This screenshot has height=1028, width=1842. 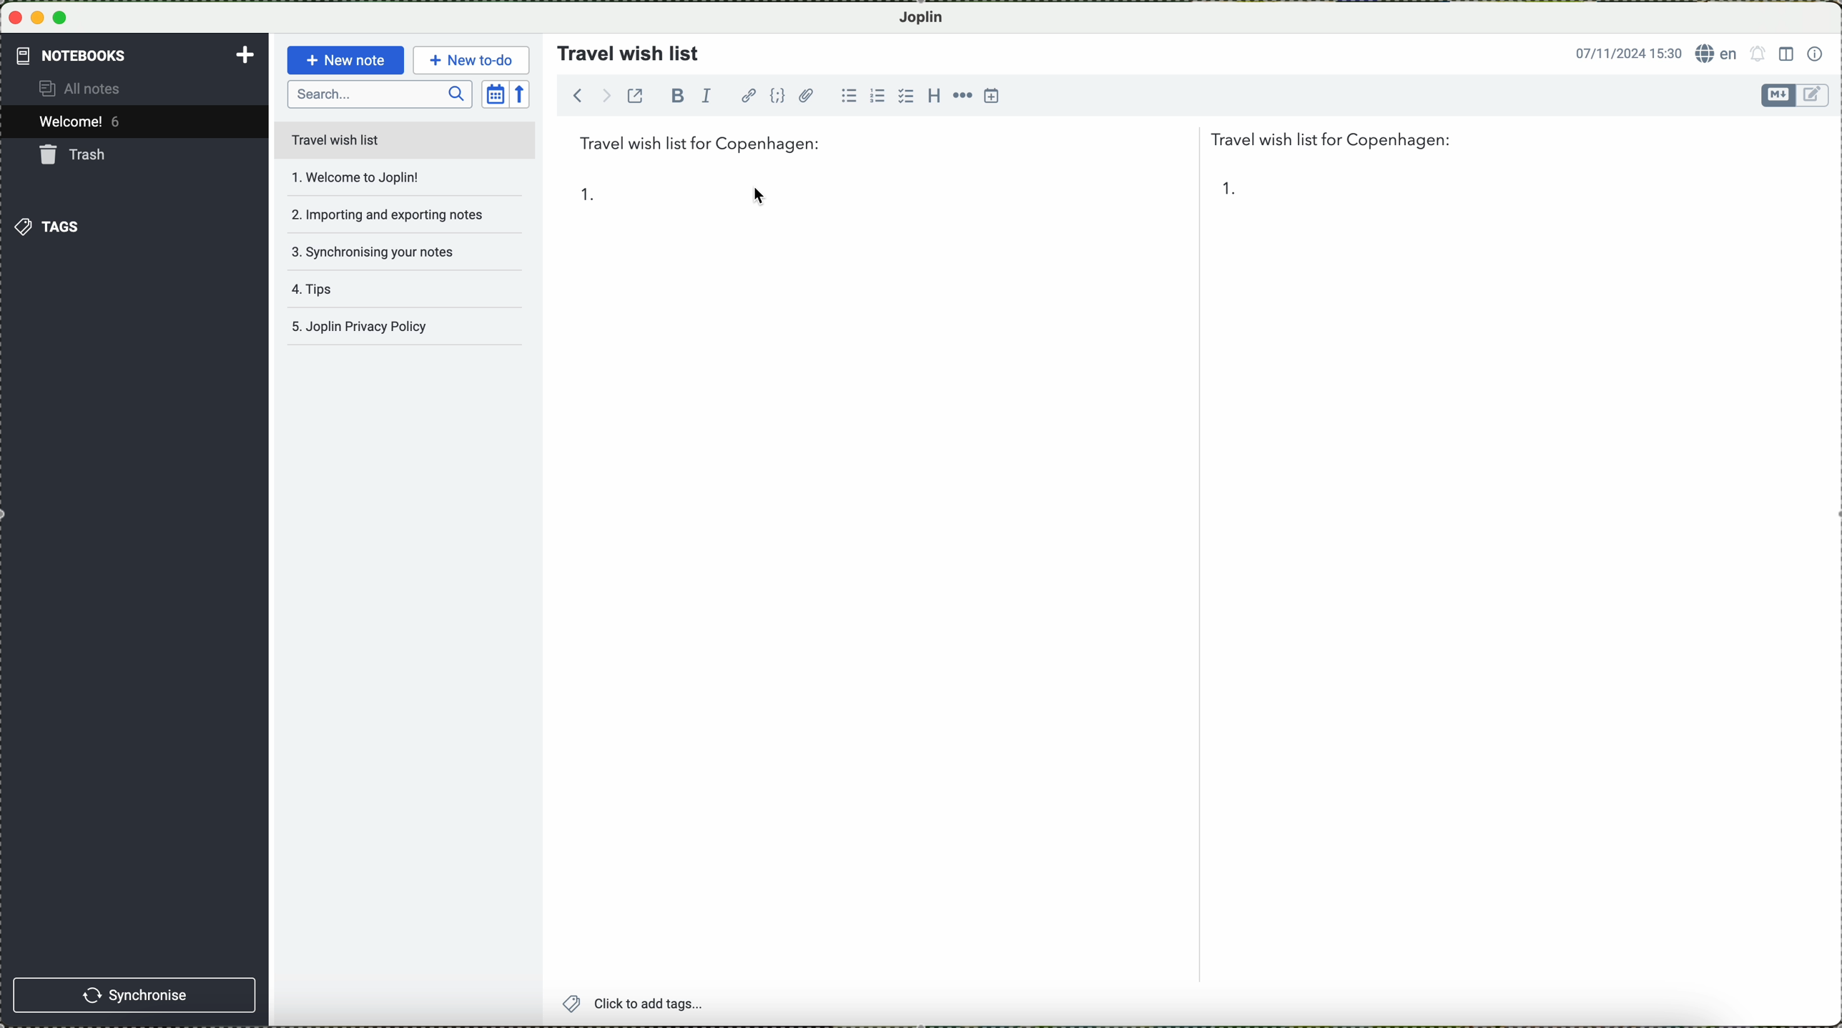 What do you see at coordinates (1786, 54) in the screenshot?
I see `toggle editor layout` at bounding box center [1786, 54].